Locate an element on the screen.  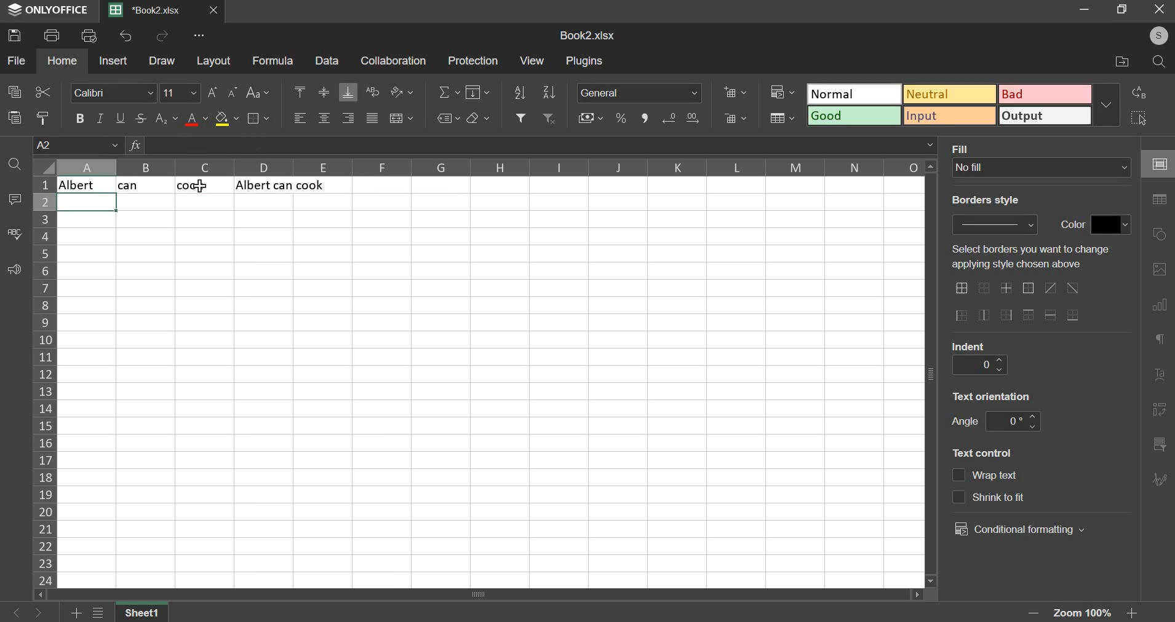
fill is located at coordinates (479, 92).